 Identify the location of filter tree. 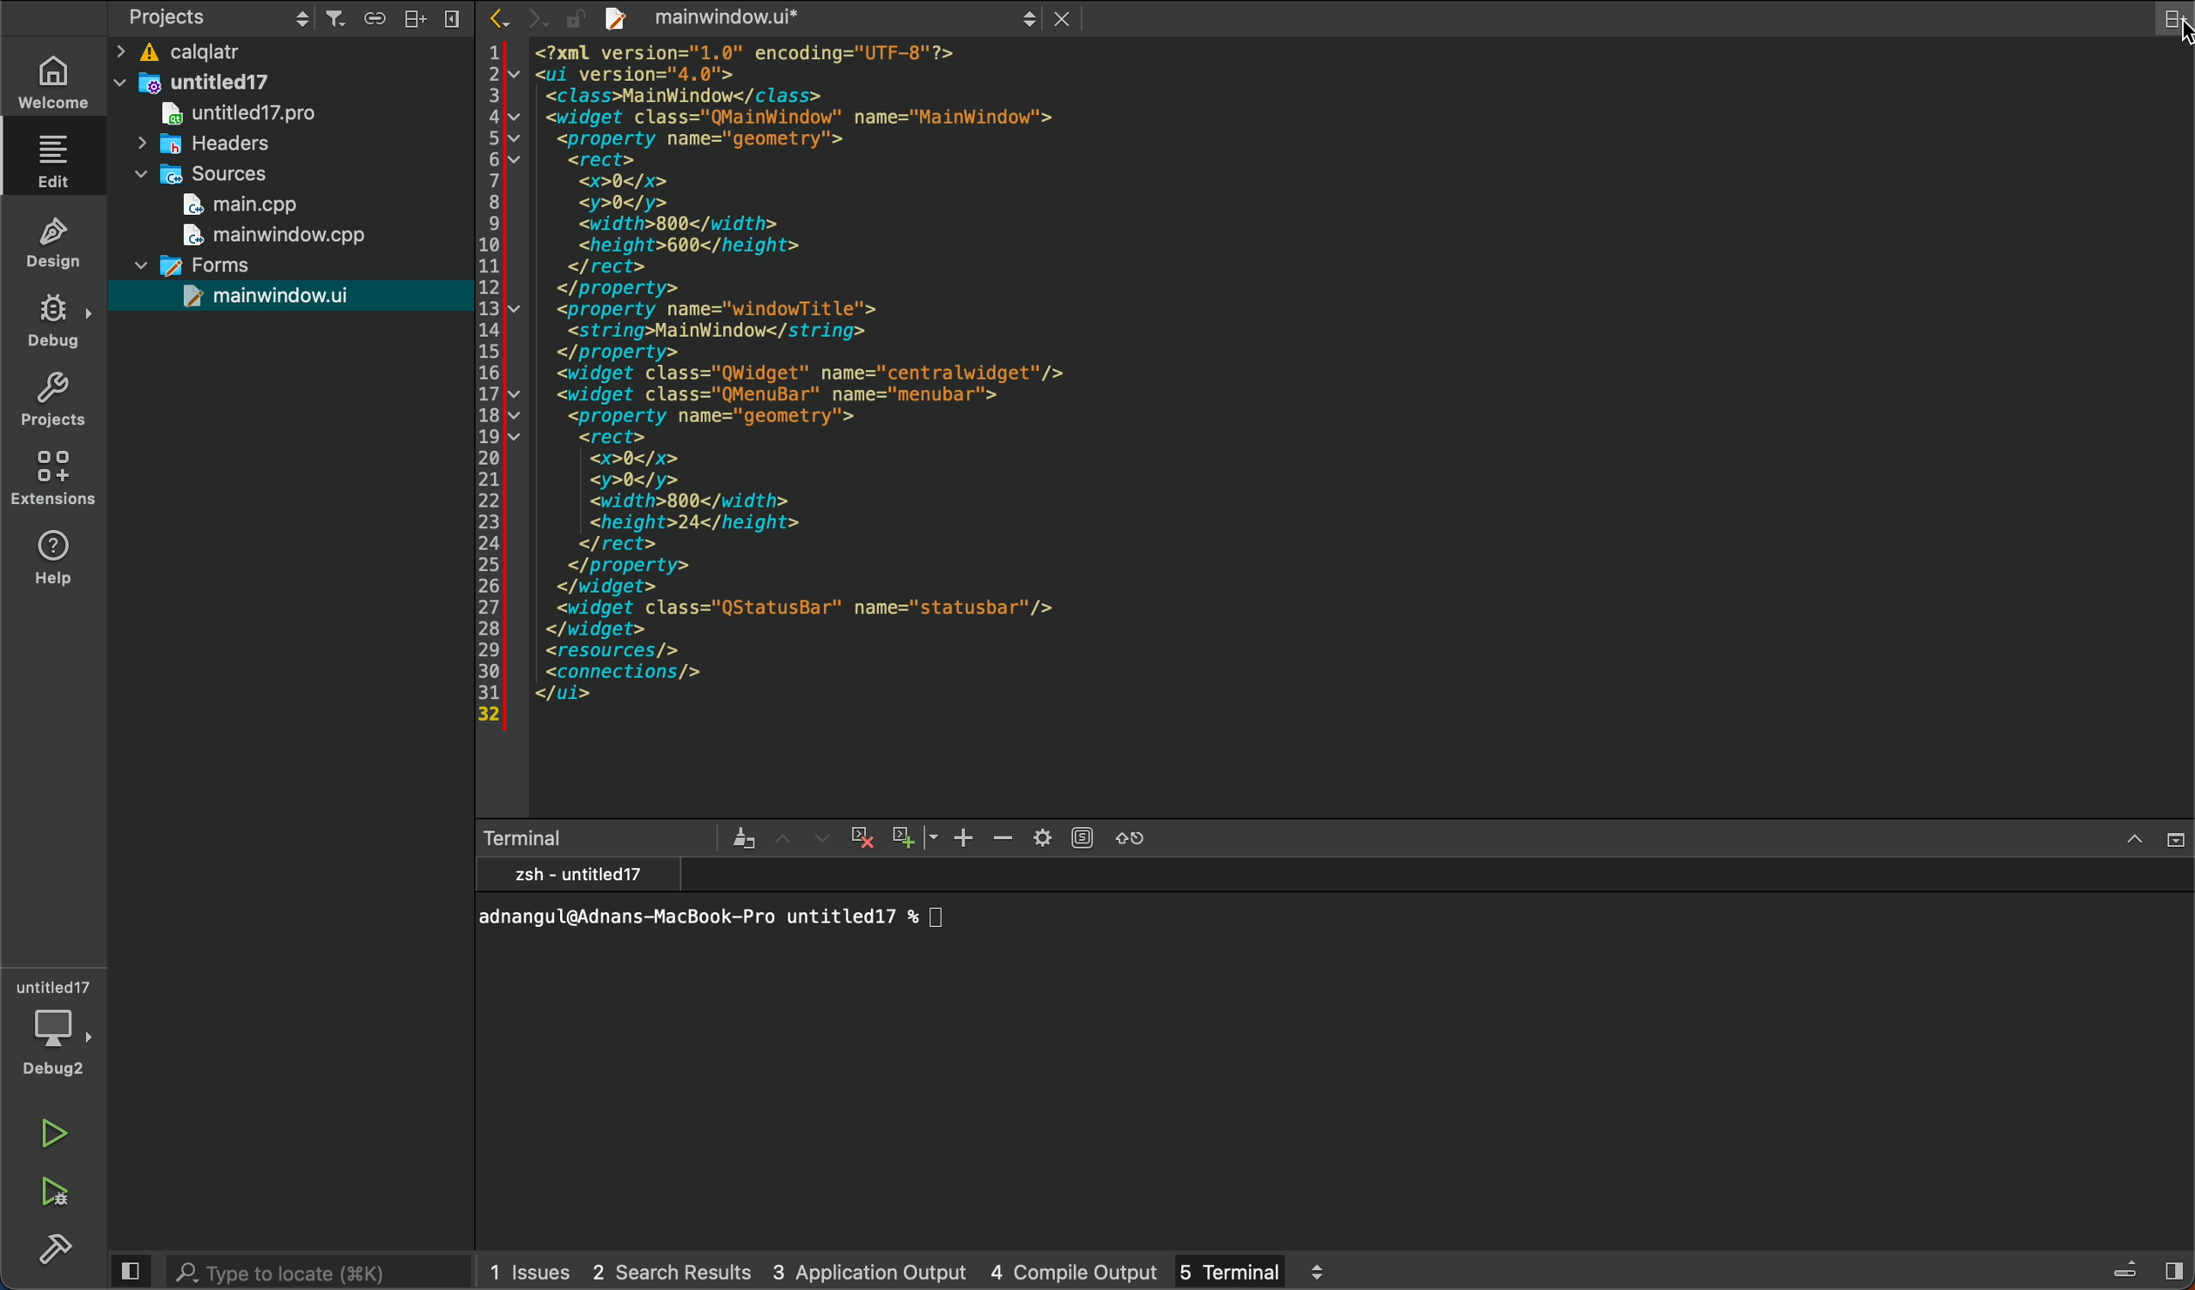
(337, 20).